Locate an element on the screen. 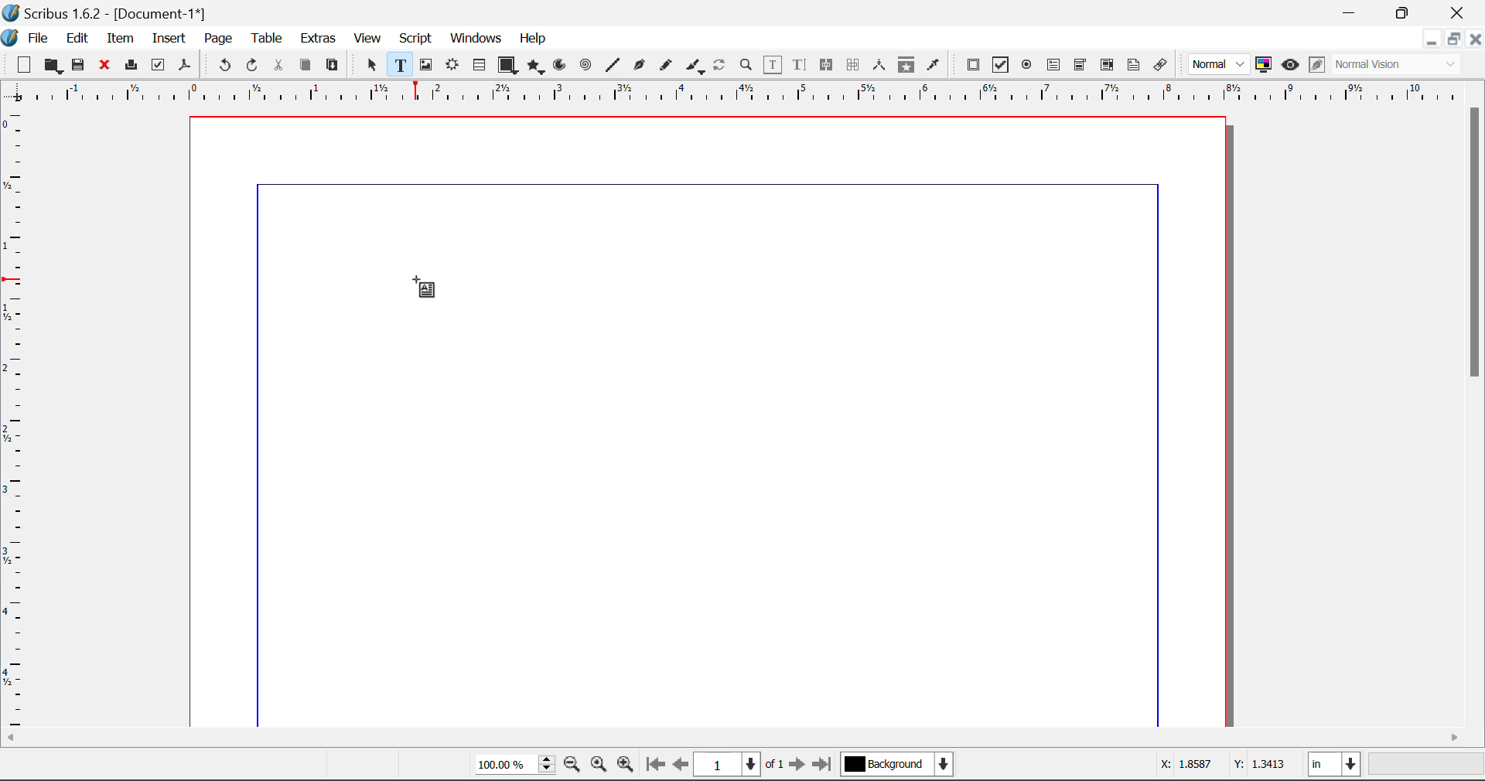 The width and height of the screenshot is (1485, 781). Last Page is located at coordinates (824, 766).